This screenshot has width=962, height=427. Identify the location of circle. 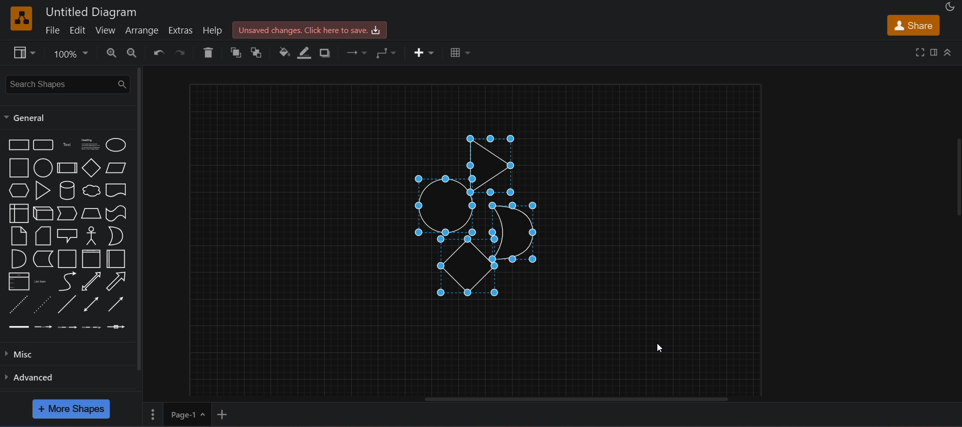
(43, 168).